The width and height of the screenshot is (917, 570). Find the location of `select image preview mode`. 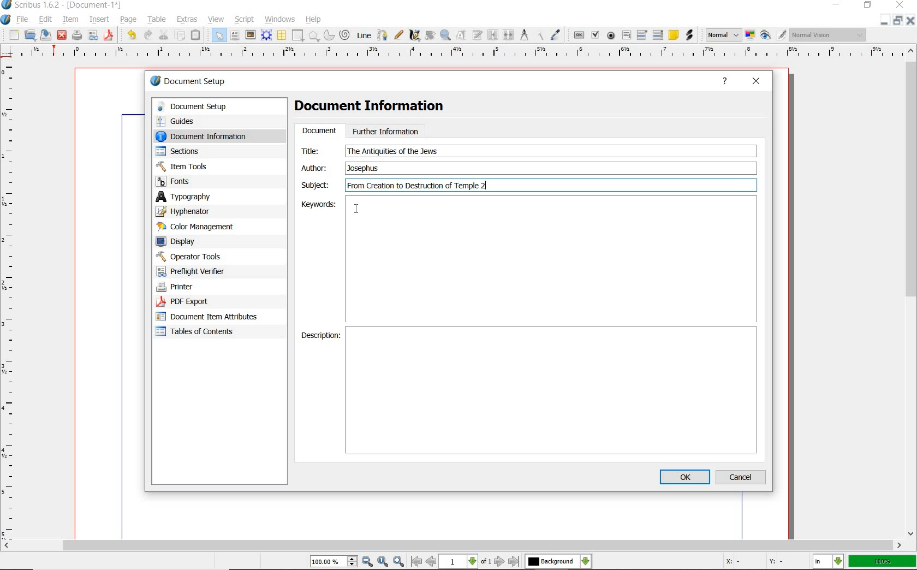

select image preview mode is located at coordinates (723, 35).